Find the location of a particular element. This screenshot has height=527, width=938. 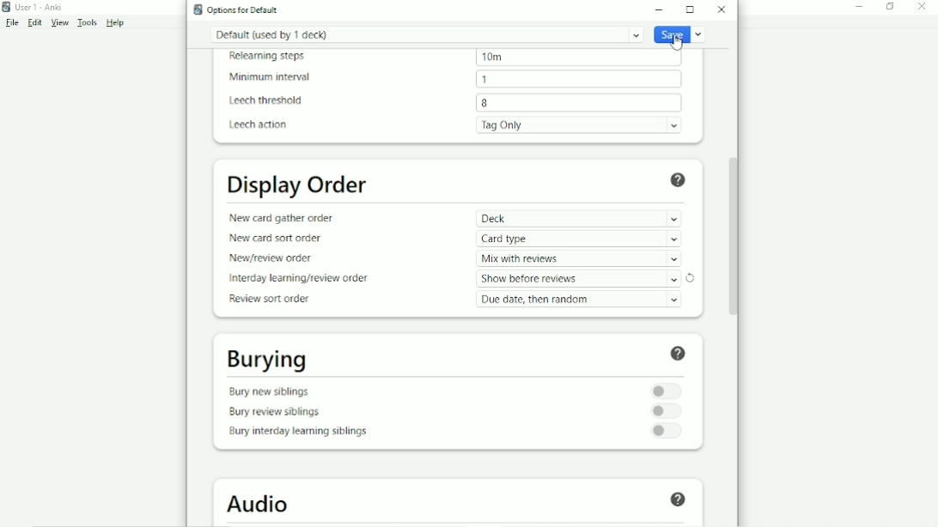

Relearning steps is located at coordinates (269, 58).